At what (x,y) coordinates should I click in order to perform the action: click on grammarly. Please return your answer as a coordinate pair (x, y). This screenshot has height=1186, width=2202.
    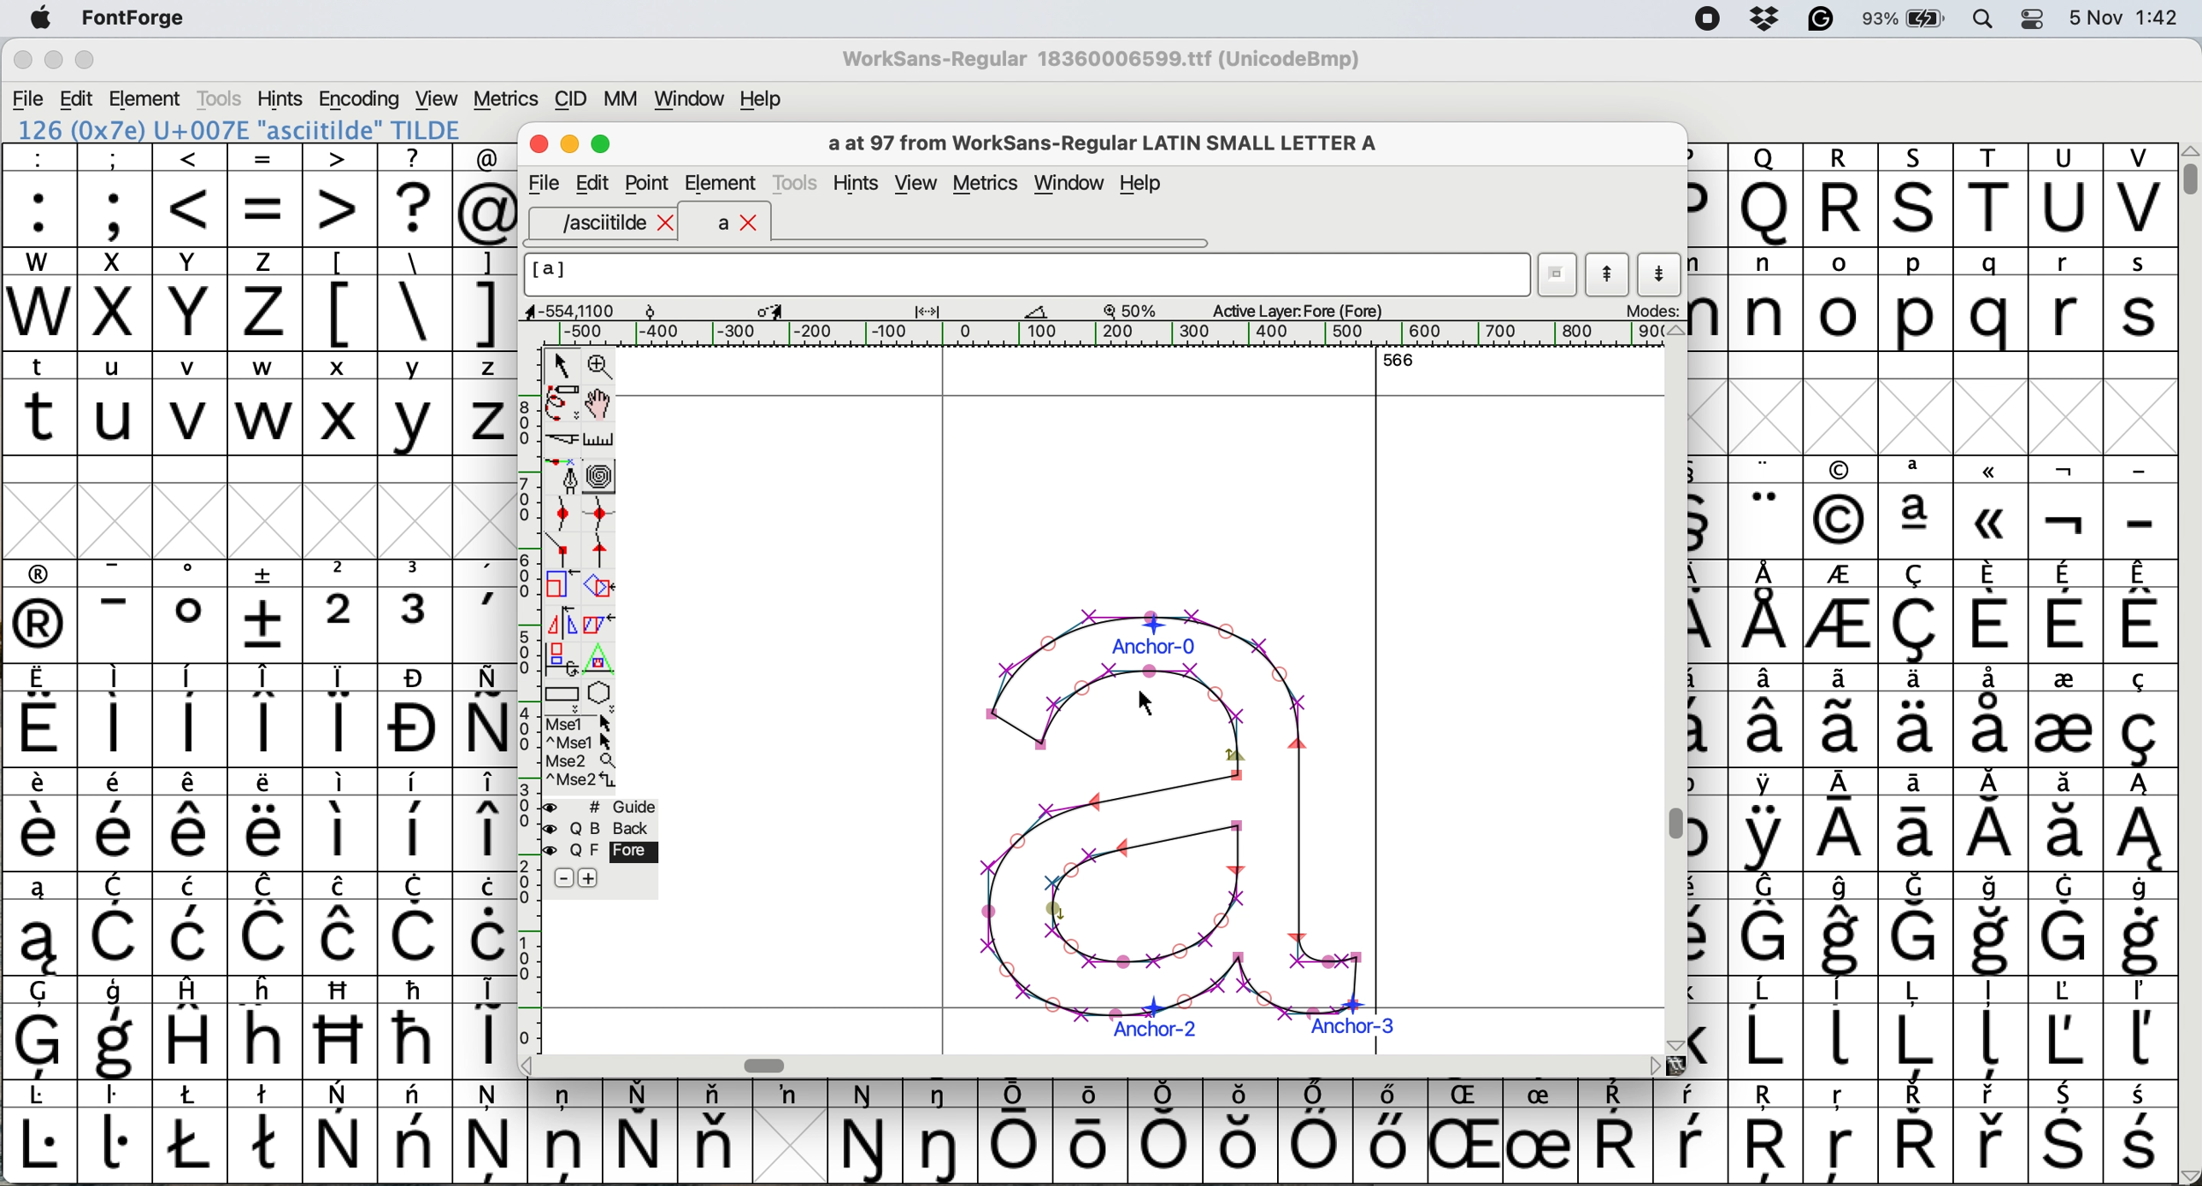
    Looking at the image, I should click on (1820, 22).